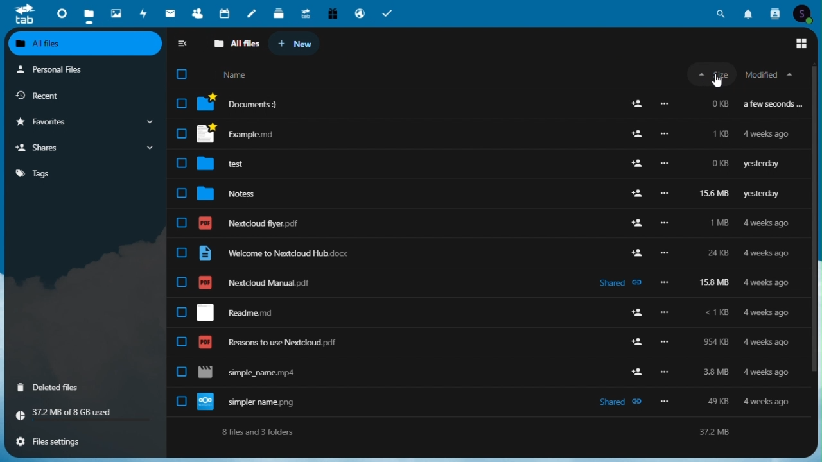 The height and width of the screenshot is (462, 822). What do you see at coordinates (816, 218) in the screenshot?
I see `Vertical scrollbar` at bounding box center [816, 218].